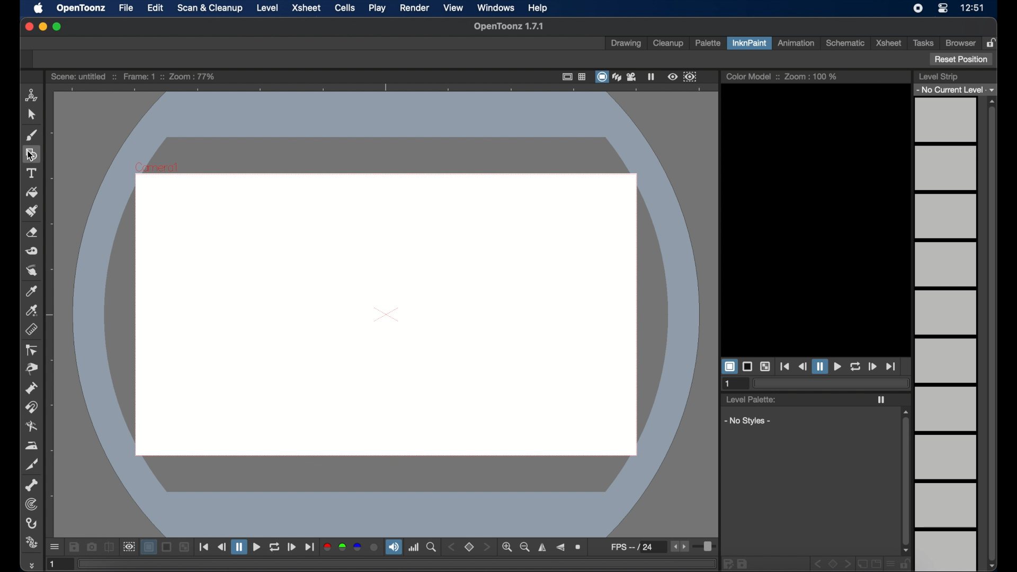 This screenshot has height=572, width=1017. I want to click on play icon, so click(881, 400).